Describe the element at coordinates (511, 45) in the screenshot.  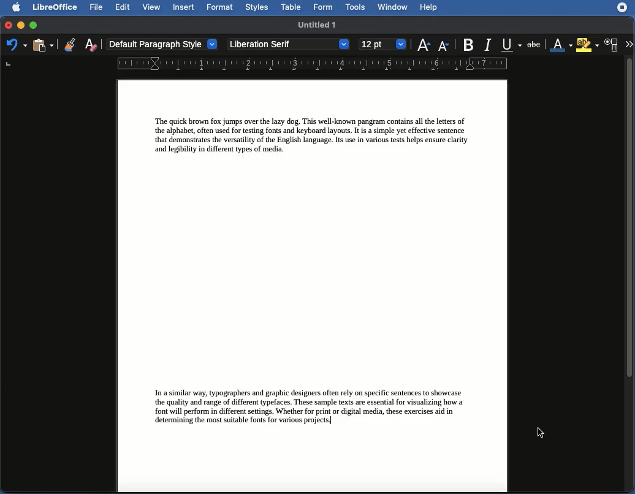
I see `Underline` at that location.